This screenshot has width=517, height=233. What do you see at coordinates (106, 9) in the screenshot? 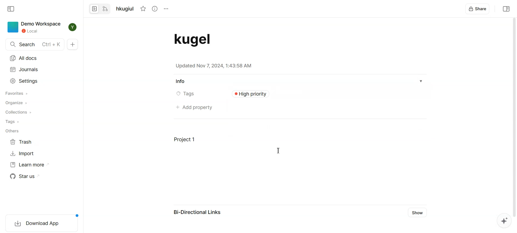
I see `Convert to edgeless` at bounding box center [106, 9].